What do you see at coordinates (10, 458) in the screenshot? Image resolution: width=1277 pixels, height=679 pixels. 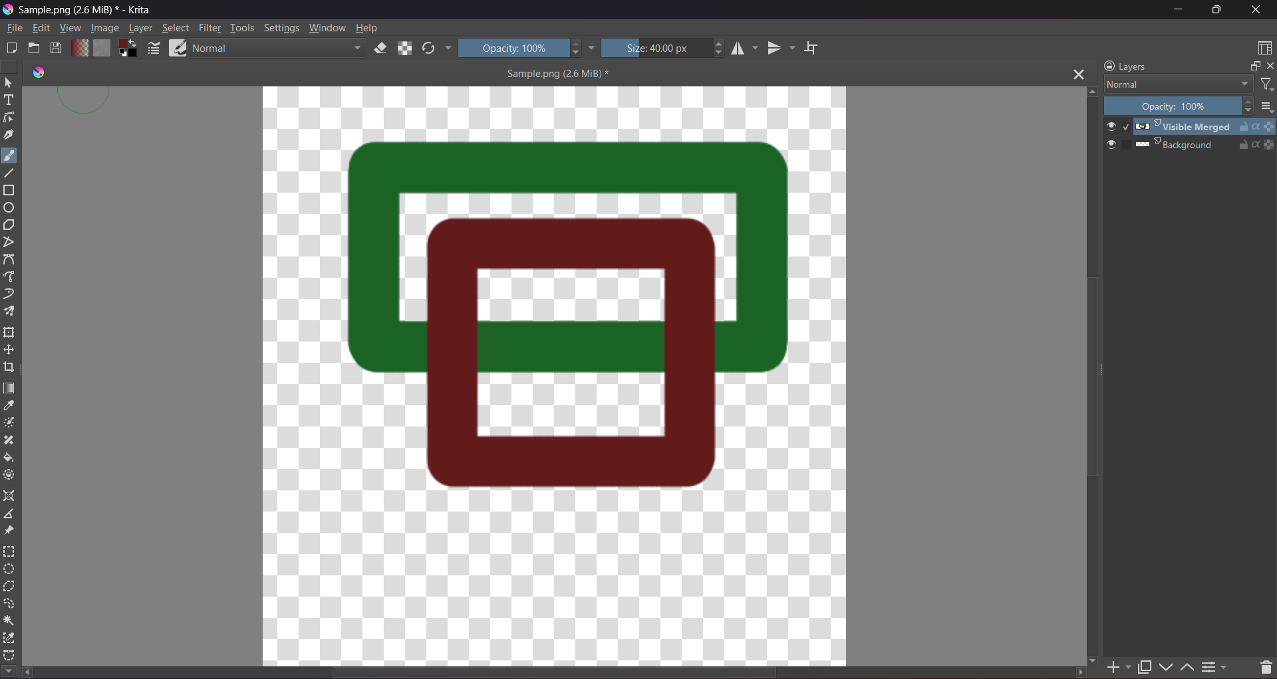 I see `Fill color` at bounding box center [10, 458].